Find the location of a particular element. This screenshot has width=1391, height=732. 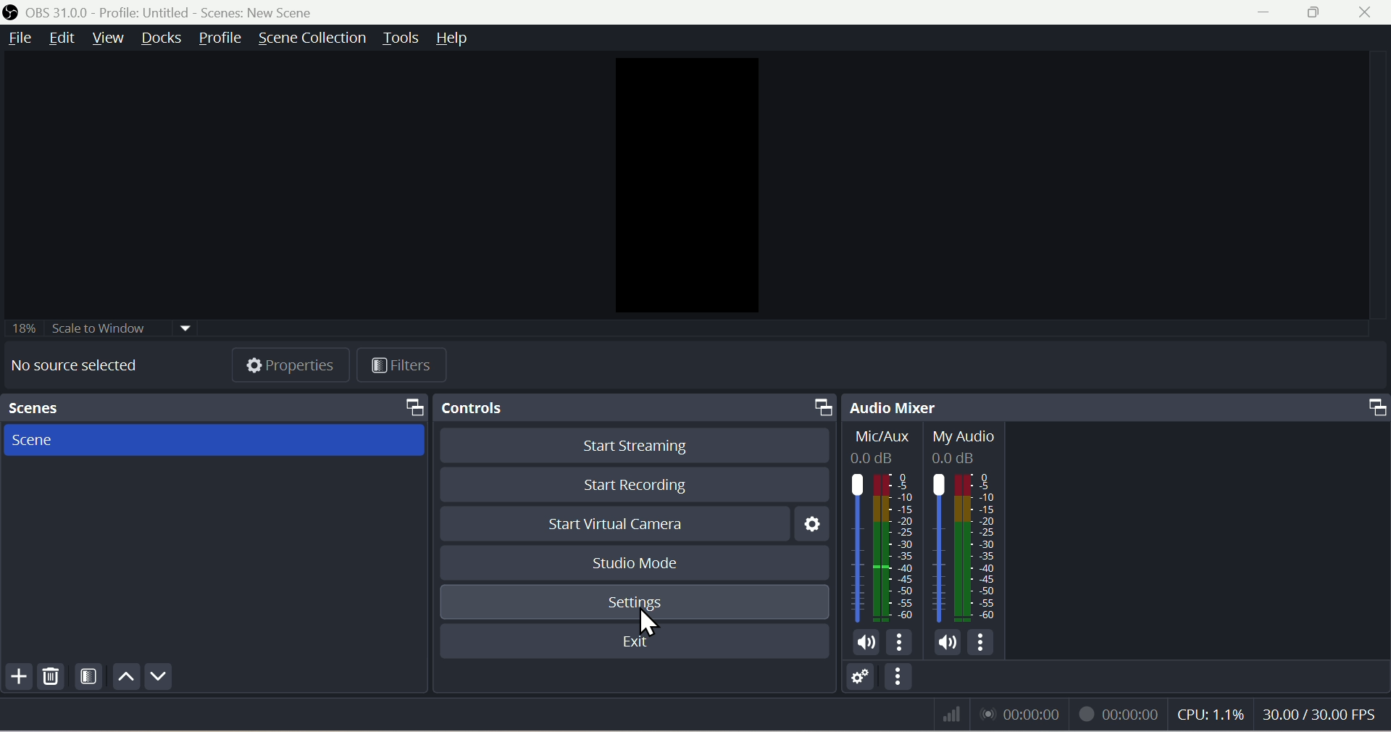

18% Scale to Window is located at coordinates (129, 328).